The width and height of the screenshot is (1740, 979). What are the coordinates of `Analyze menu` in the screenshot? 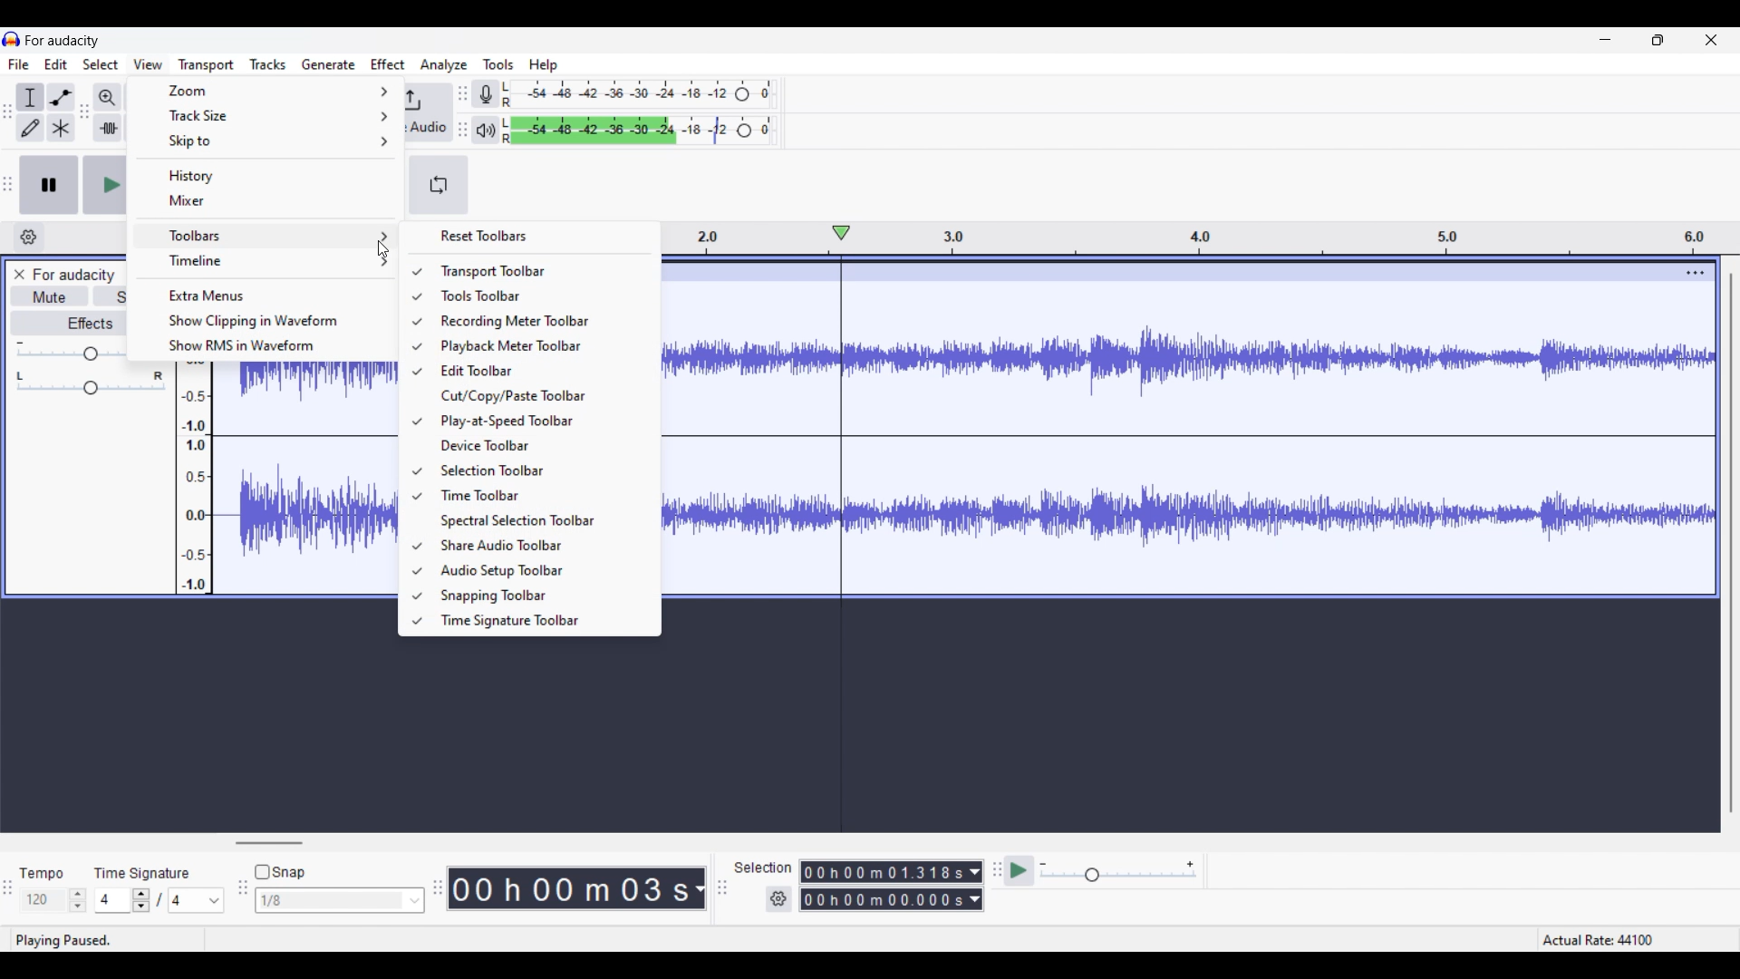 It's located at (442, 65).